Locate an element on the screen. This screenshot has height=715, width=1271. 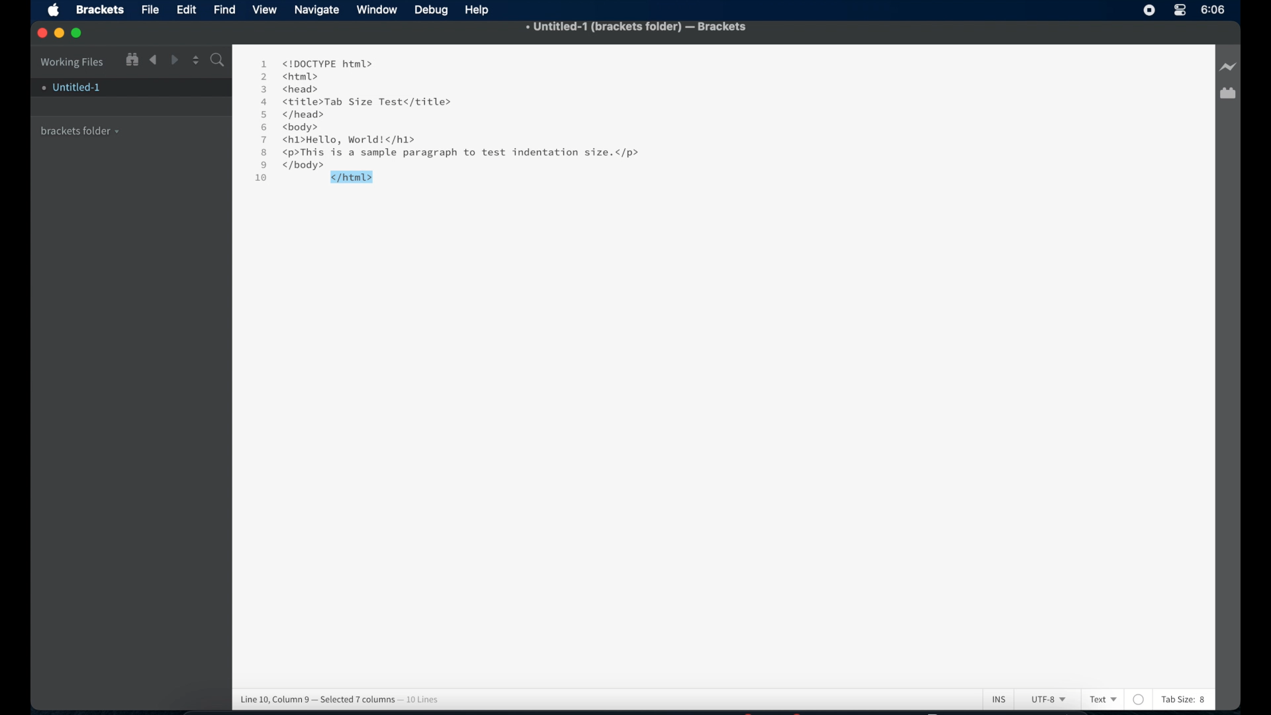
Navigate is located at coordinates (317, 11).